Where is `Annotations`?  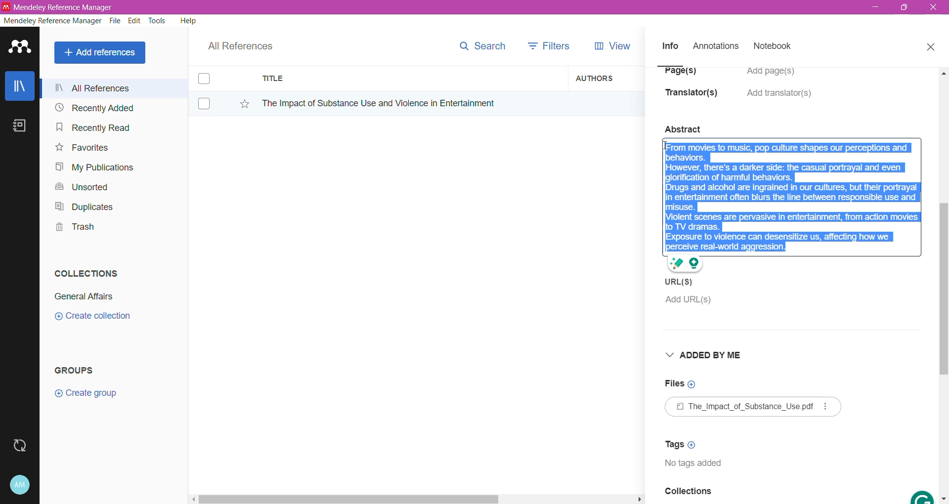
Annotations is located at coordinates (715, 46).